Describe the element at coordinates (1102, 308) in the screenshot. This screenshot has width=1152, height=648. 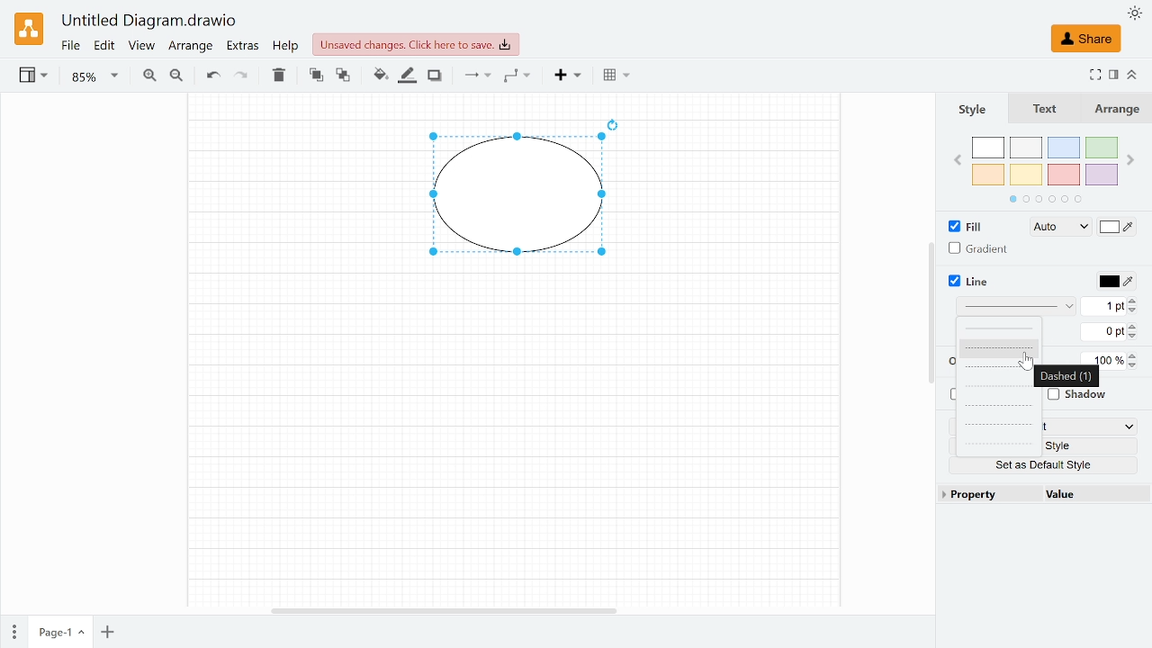
I see `Current line width` at that location.